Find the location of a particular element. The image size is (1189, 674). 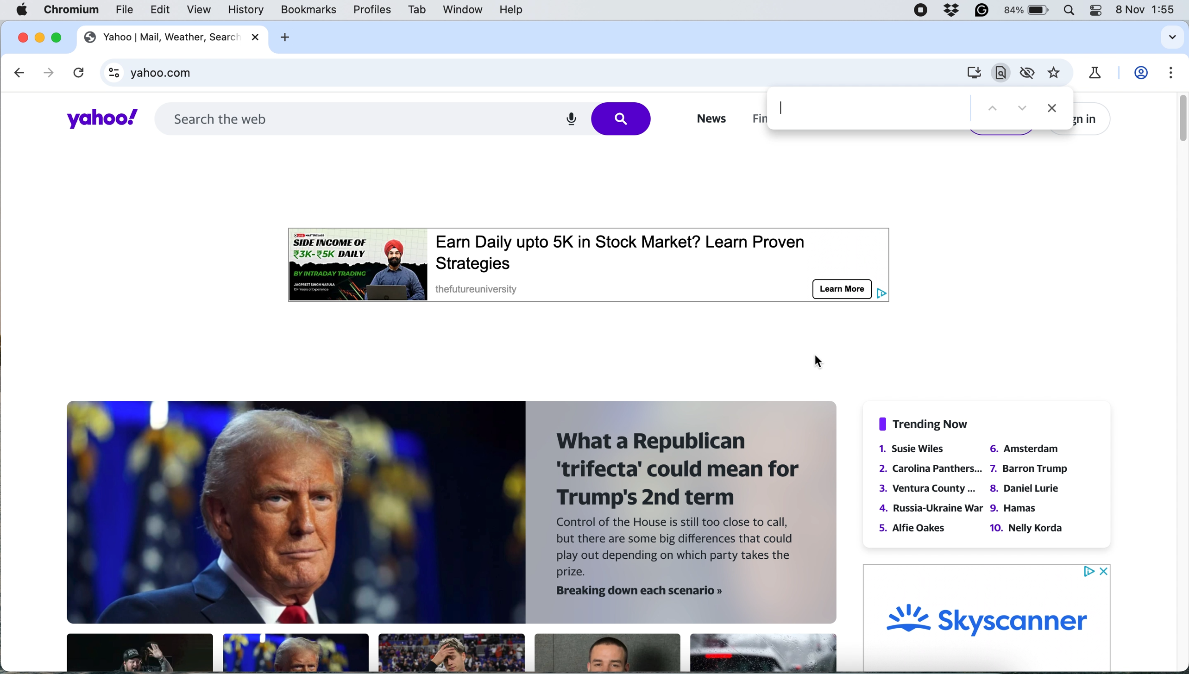

News Article  is located at coordinates (139, 653).